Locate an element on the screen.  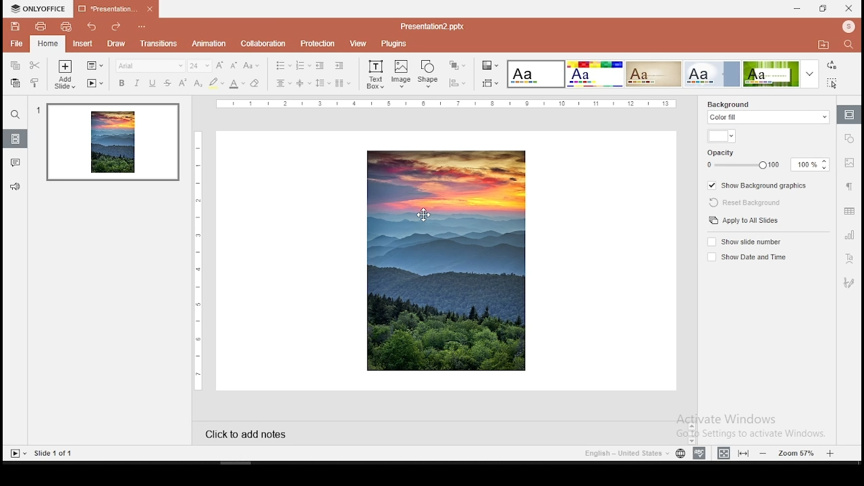
plugins is located at coordinates (397, 43).